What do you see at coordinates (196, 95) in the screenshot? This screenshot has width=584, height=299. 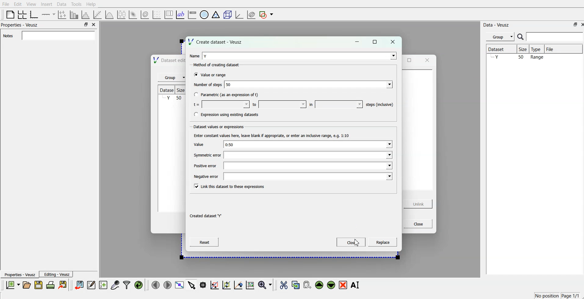 I see `checkbox` at bounding box center [196, 95].